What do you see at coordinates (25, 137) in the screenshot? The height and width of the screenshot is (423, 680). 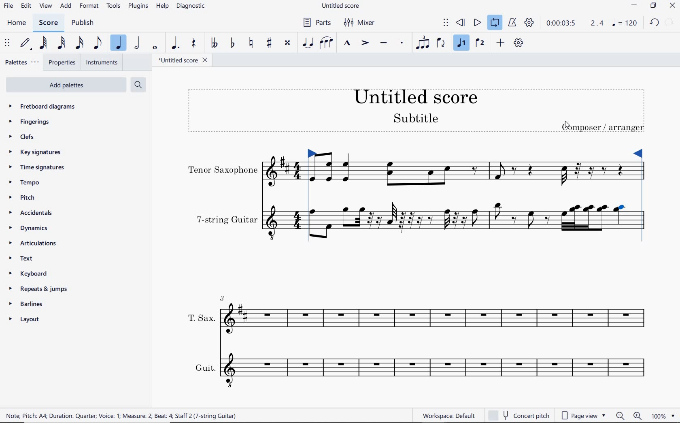 I see `CLEFS` at bounding box center [25, 137].